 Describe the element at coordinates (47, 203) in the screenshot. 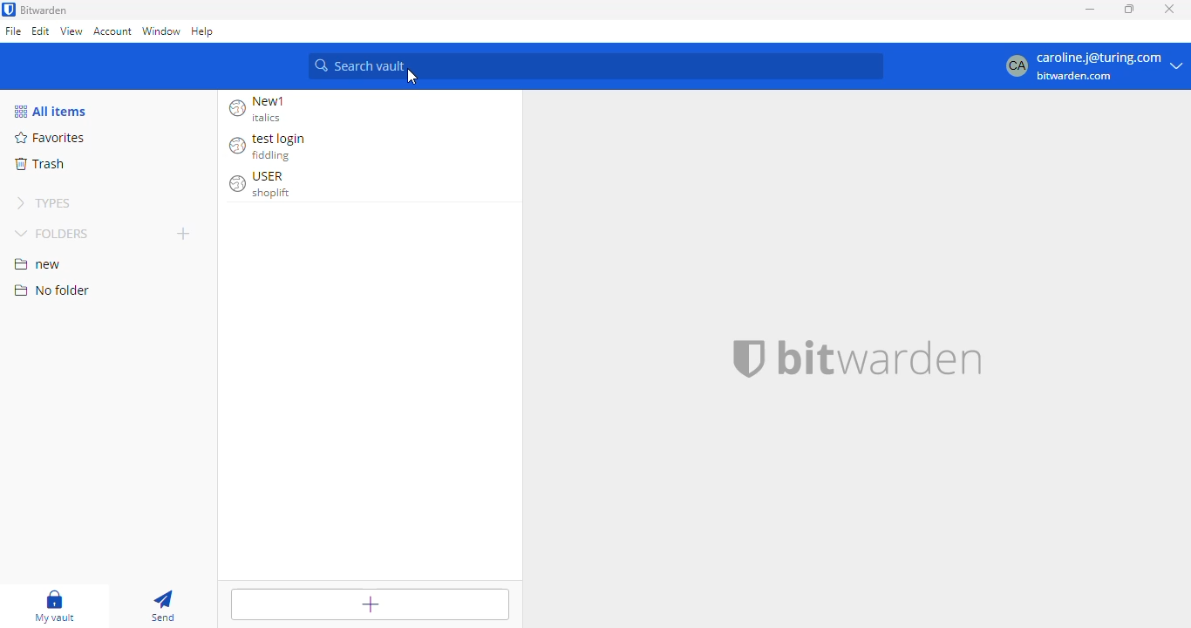

I see `types` at that location.